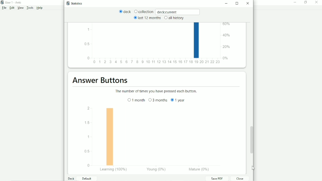 This screenshot has width=322, height=181. I want to click on deck, so click(125, 12).